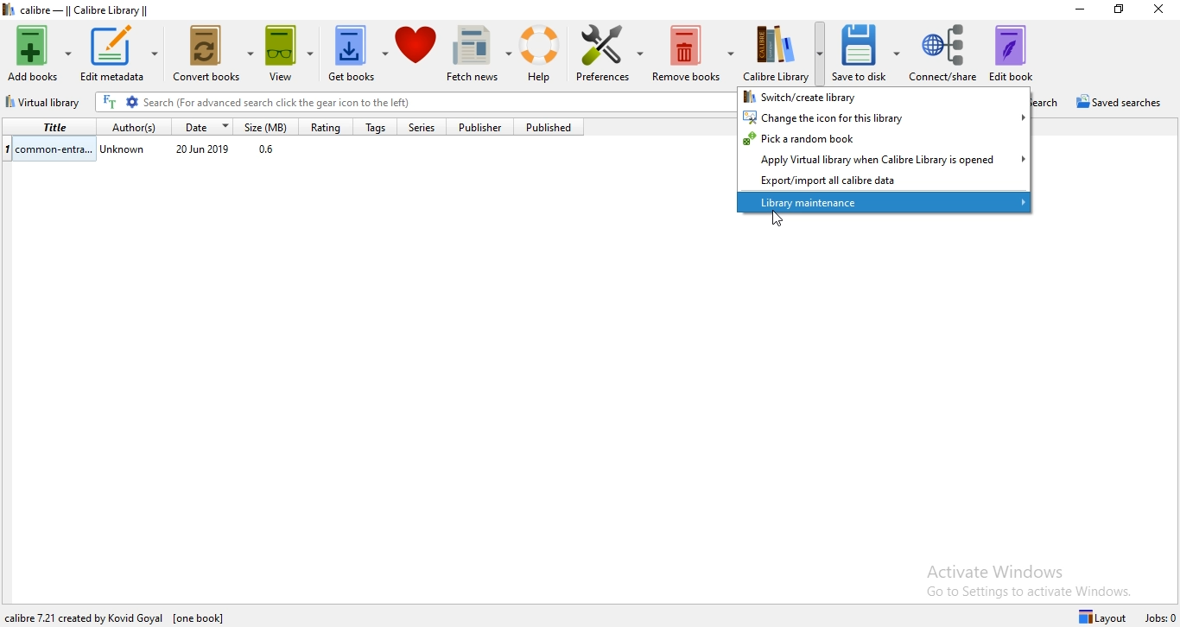  What do you see at coordinates (1106, 616) in the screenshot?
I see `Layout` at bounding box center [1106, 616].